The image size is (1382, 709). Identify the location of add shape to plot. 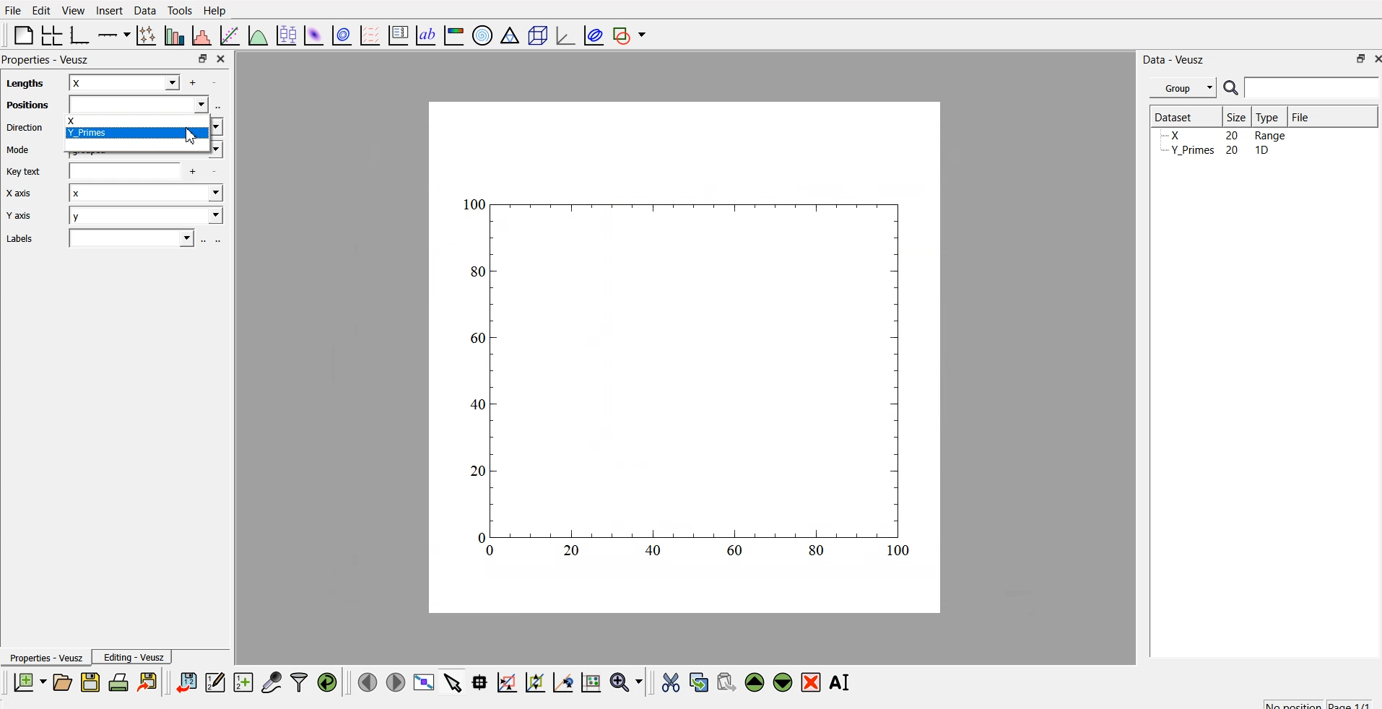
(633, 33).